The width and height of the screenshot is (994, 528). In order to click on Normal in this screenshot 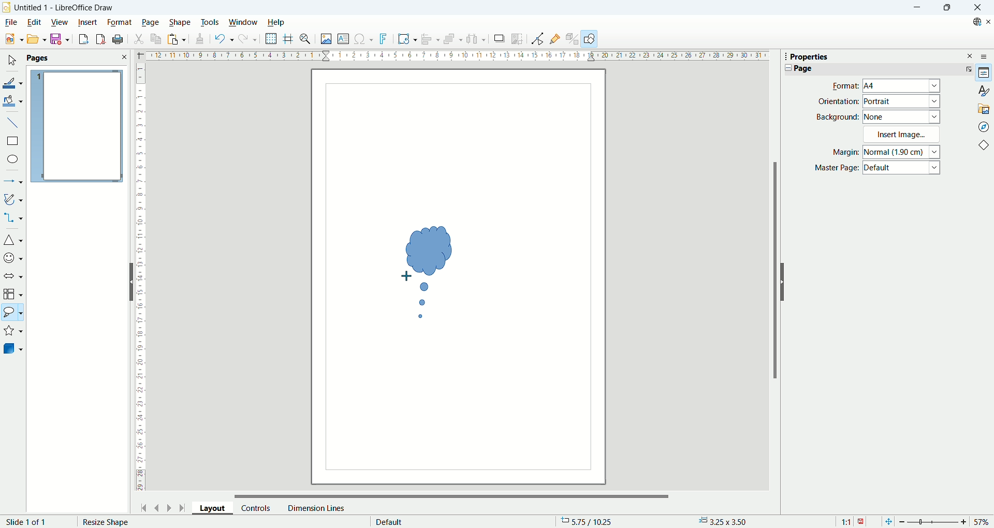, I will do `click(902, 152)`.